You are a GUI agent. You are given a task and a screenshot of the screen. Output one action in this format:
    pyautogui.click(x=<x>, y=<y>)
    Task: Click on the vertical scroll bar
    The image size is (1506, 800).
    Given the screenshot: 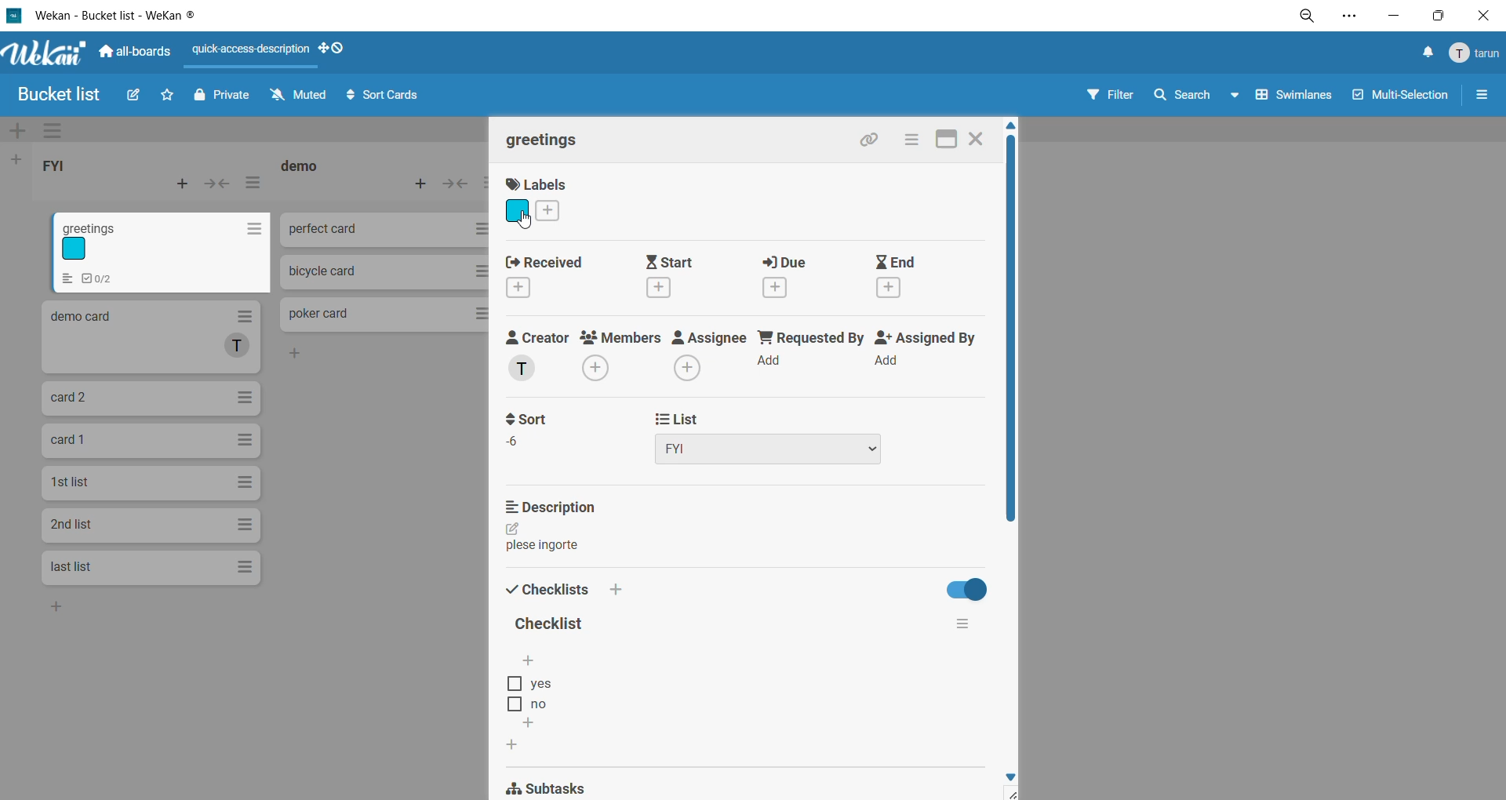 What is the action you would take?
    pyautogui.click(x=1013, y=333)
    